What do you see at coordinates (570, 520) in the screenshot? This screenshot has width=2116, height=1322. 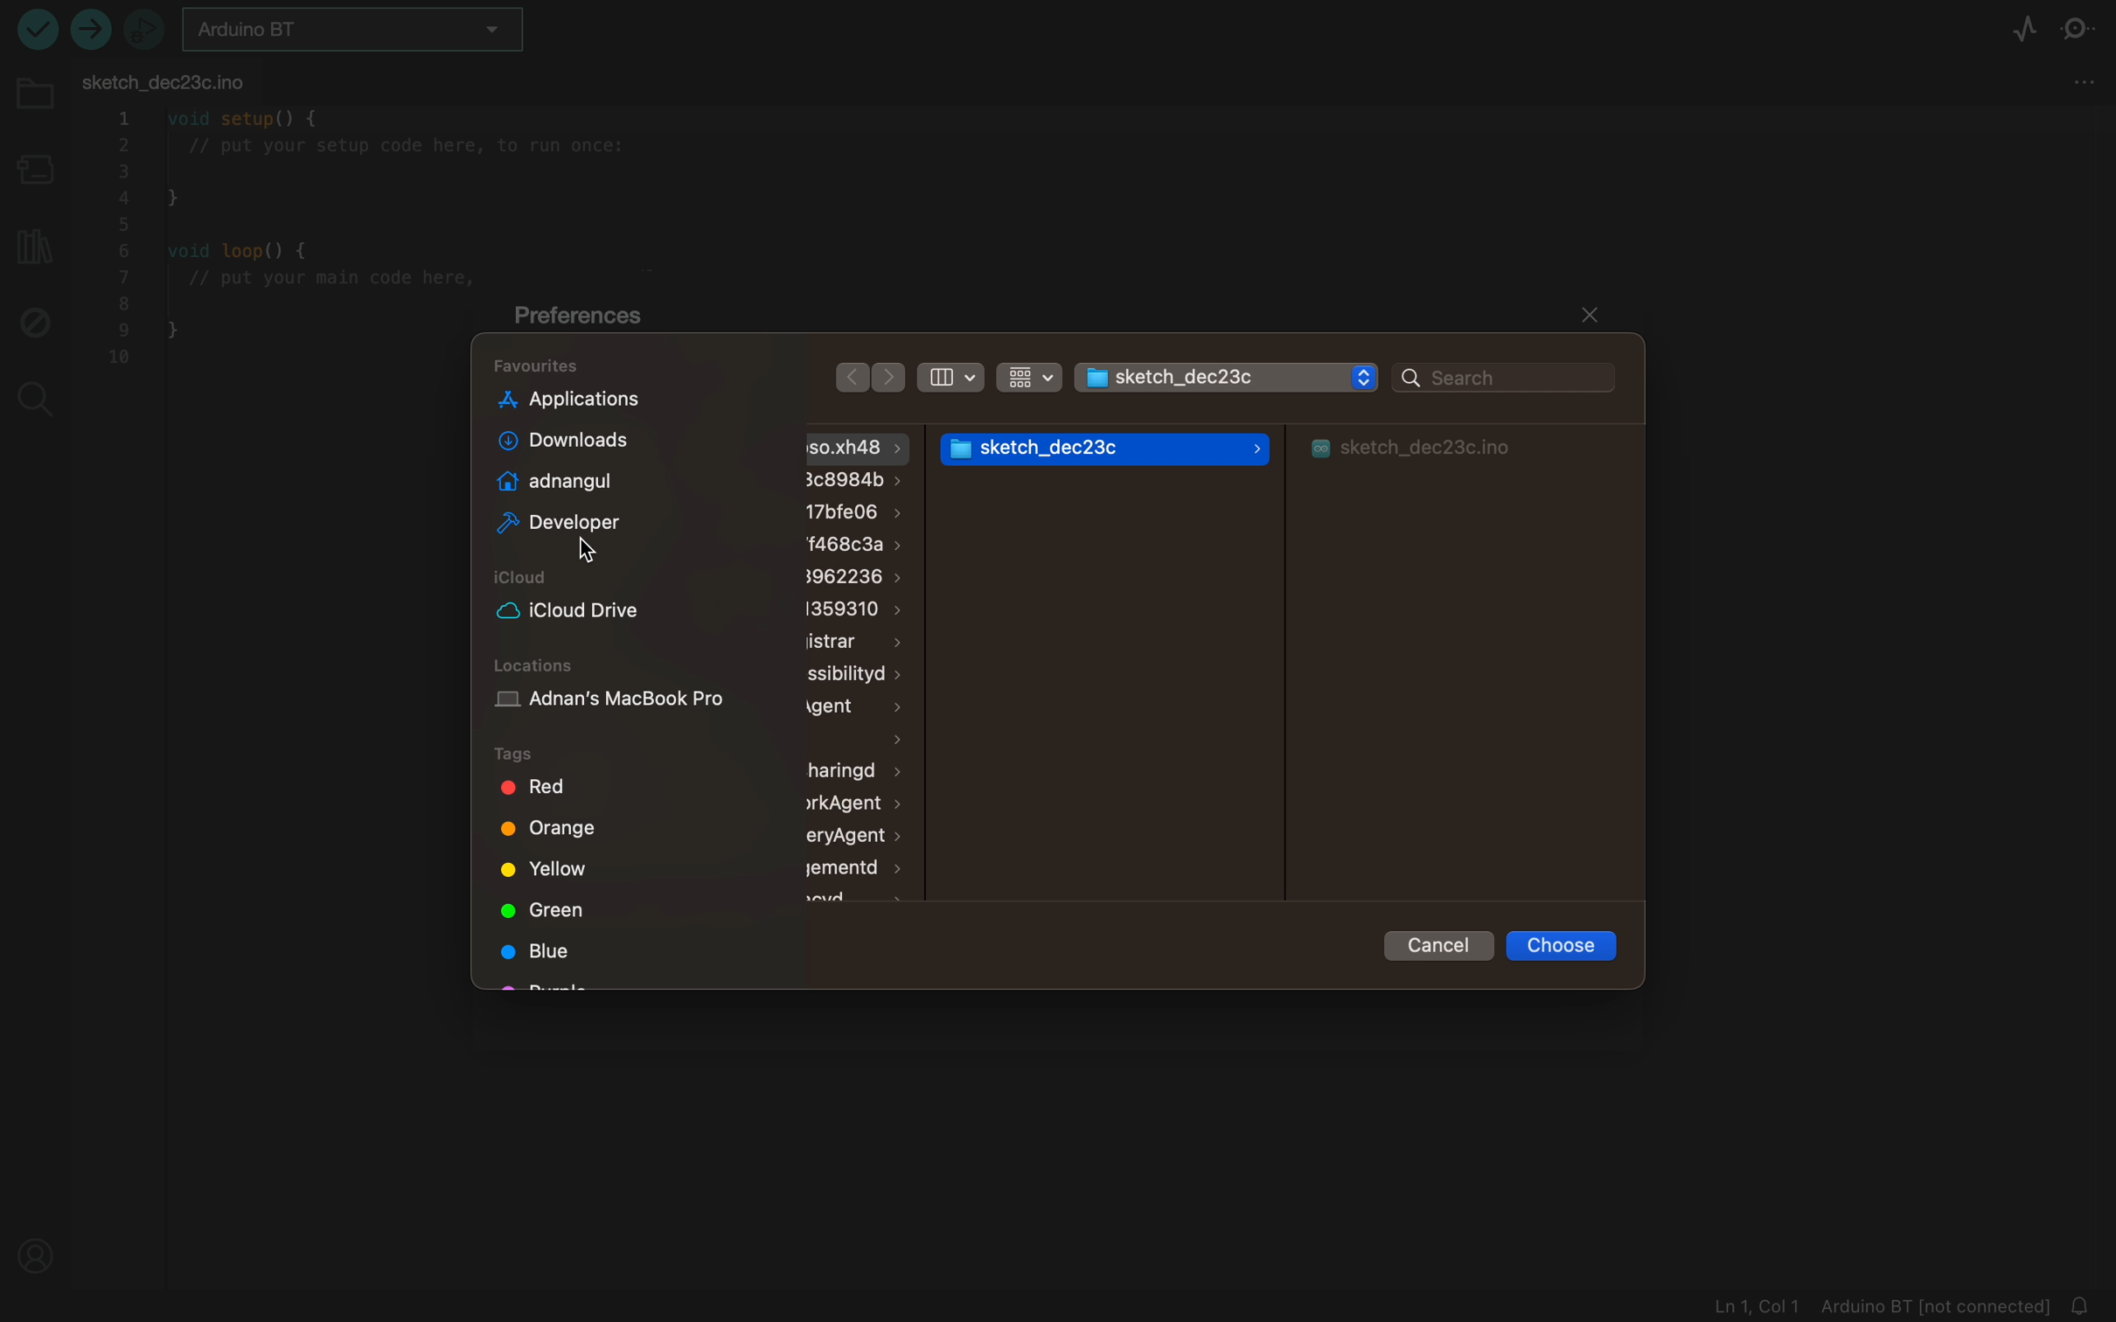 I see `developer` at bounding box center [570, 520].